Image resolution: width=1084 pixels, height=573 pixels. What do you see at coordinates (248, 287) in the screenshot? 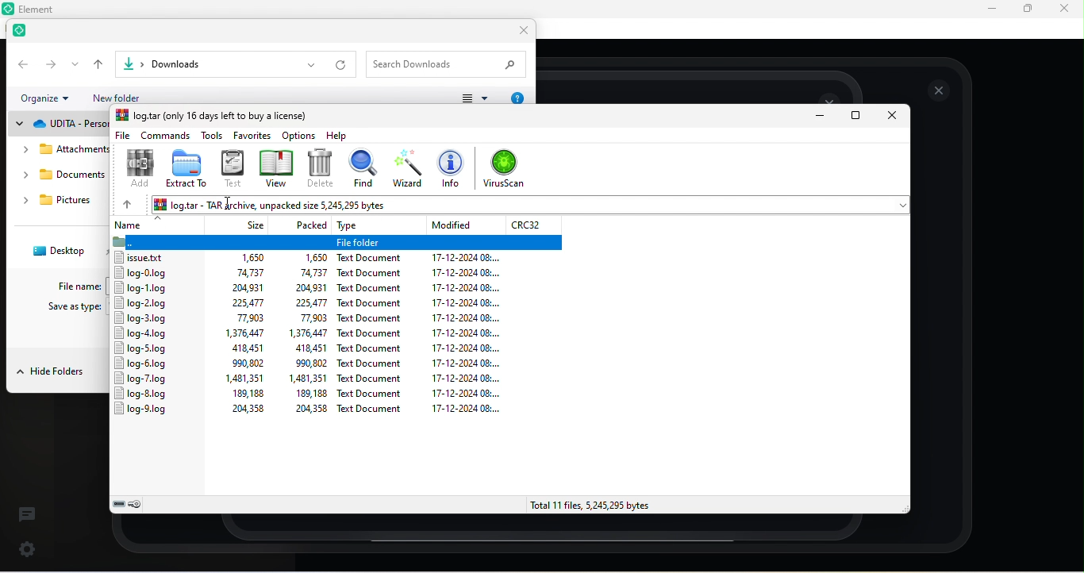
I see `204,931` at bounding box center [248, 287].